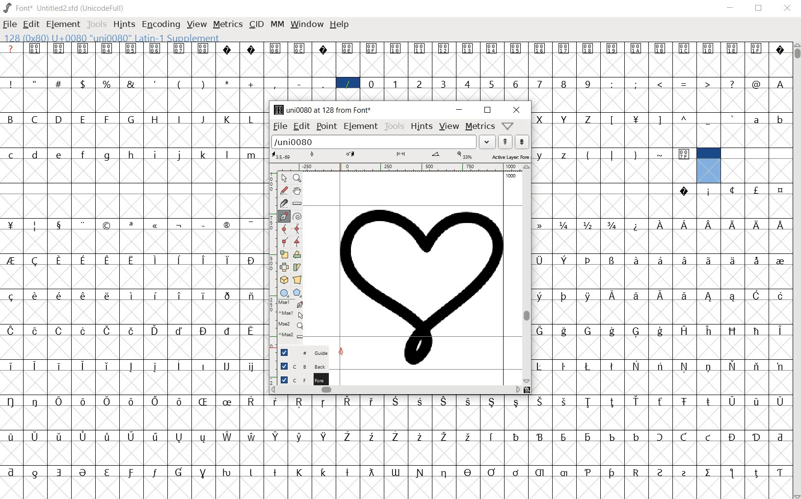 The image size is (801, 499). What do you see at coordinates (10, 401) in the screenshot?
I see `glyph` at bounding box center [10, 401].